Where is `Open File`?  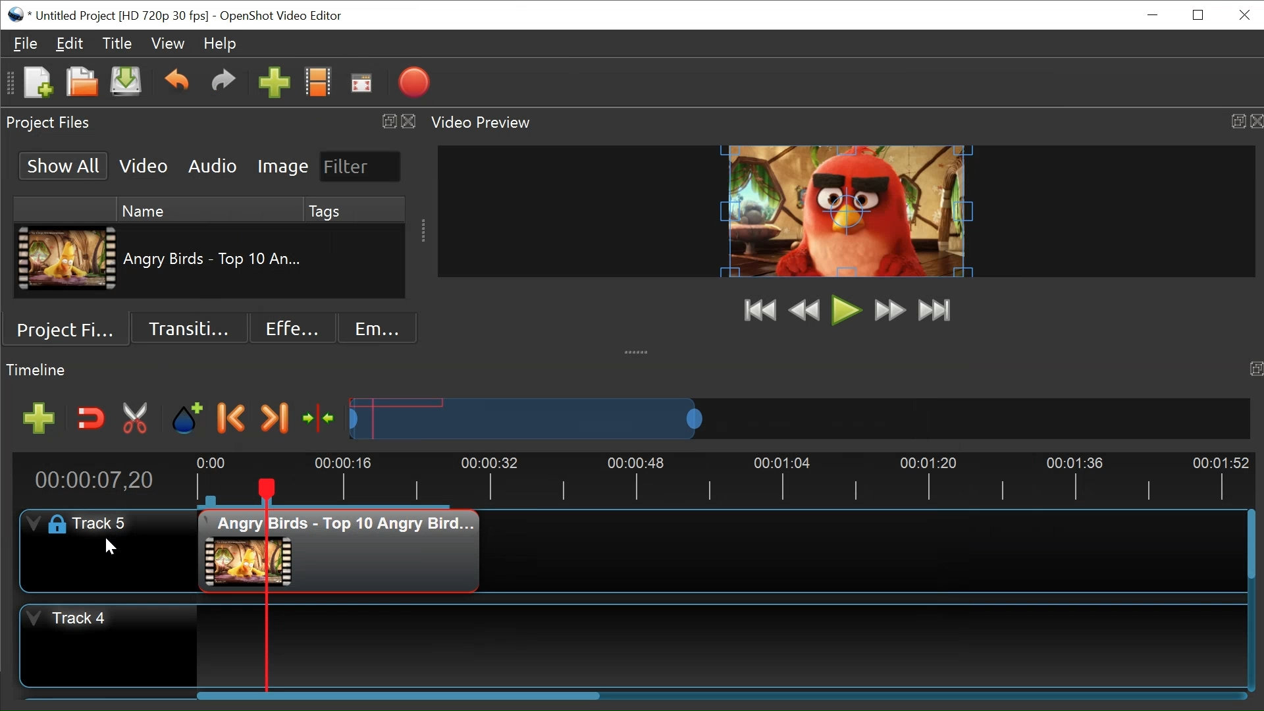
Open File is located at coordinates (84, 84).